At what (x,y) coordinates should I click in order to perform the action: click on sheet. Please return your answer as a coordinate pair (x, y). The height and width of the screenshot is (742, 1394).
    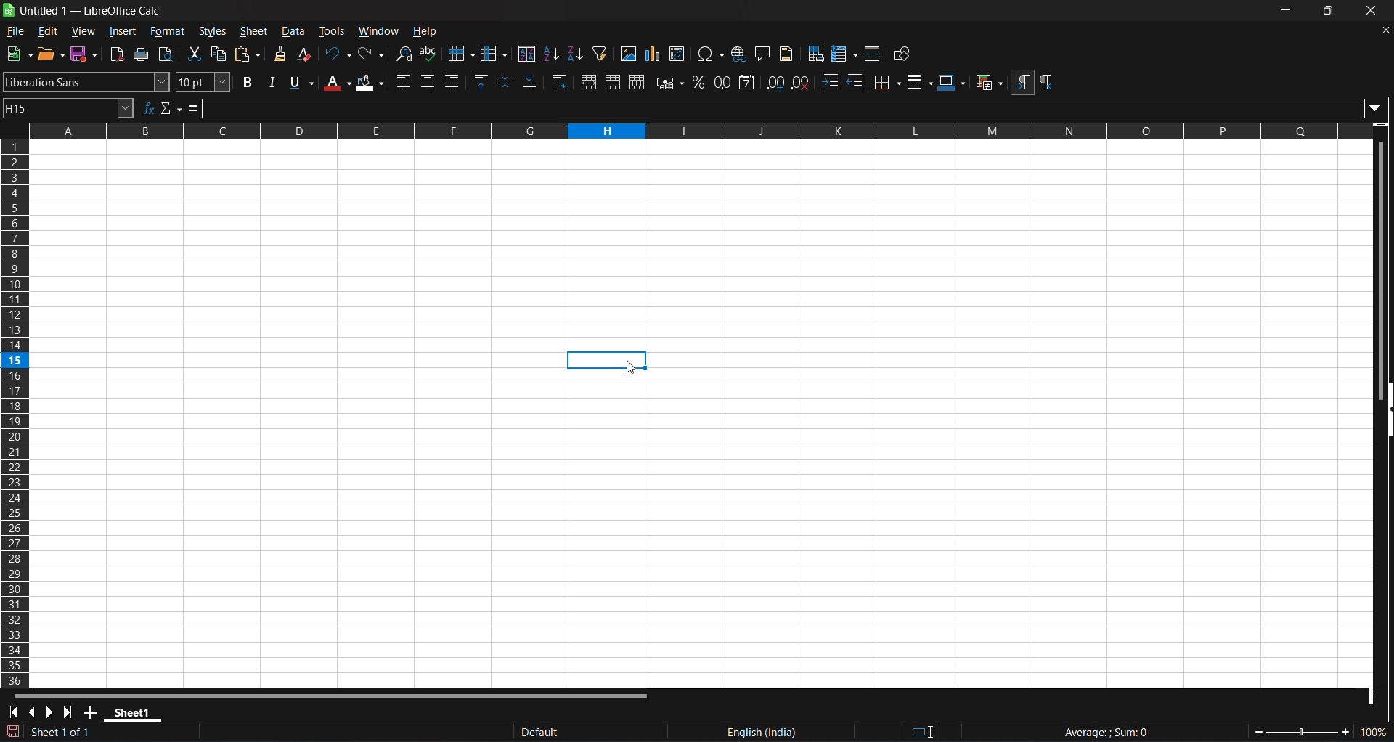
    Looking at the image, I should click on (256, 31).